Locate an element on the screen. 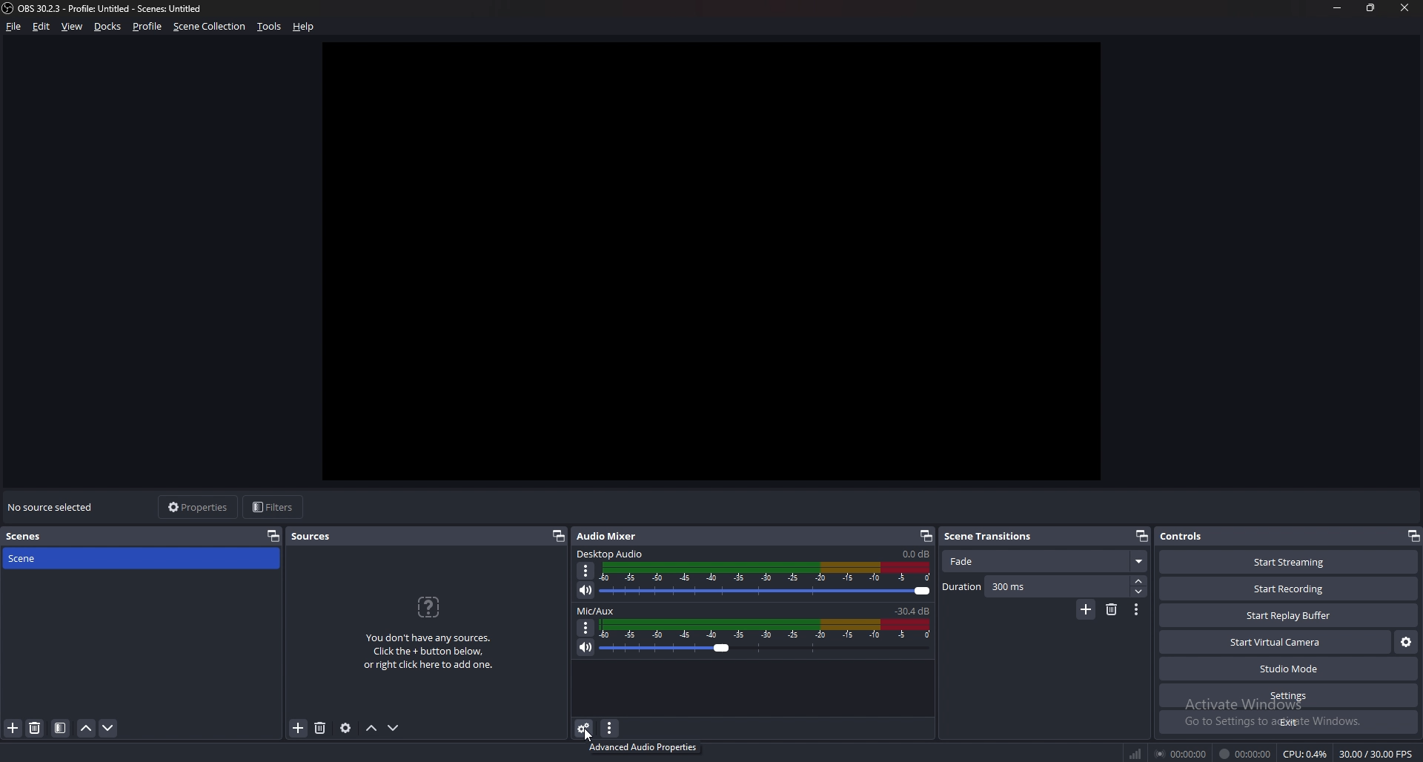 Image resolution: width=1423 pixels, height=762 pixels. cursor is located at coordinates (580, 736).